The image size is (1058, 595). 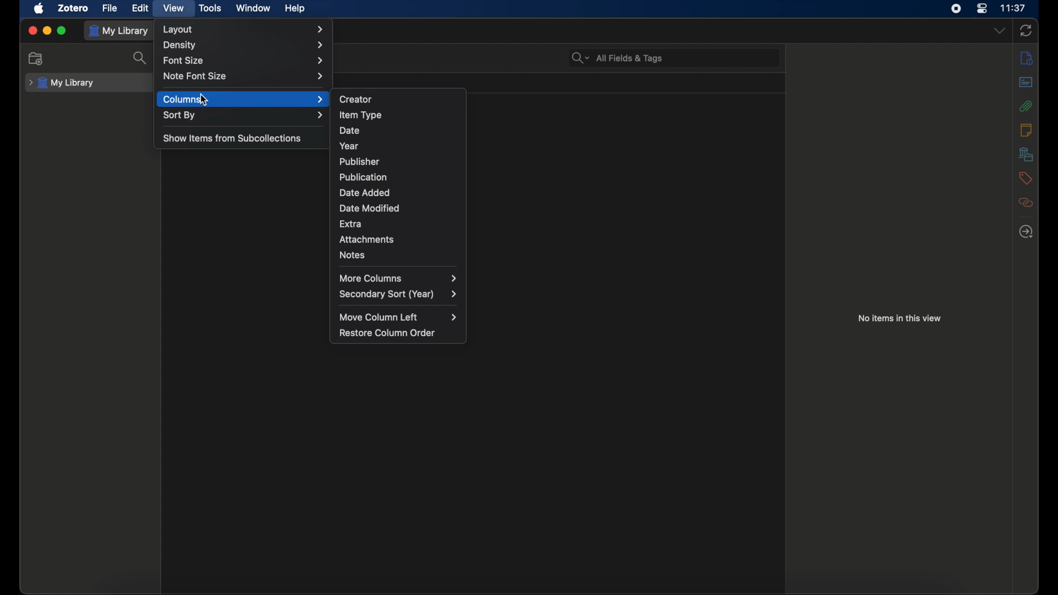 I want to click on new collection, so click(x=37, y=58).